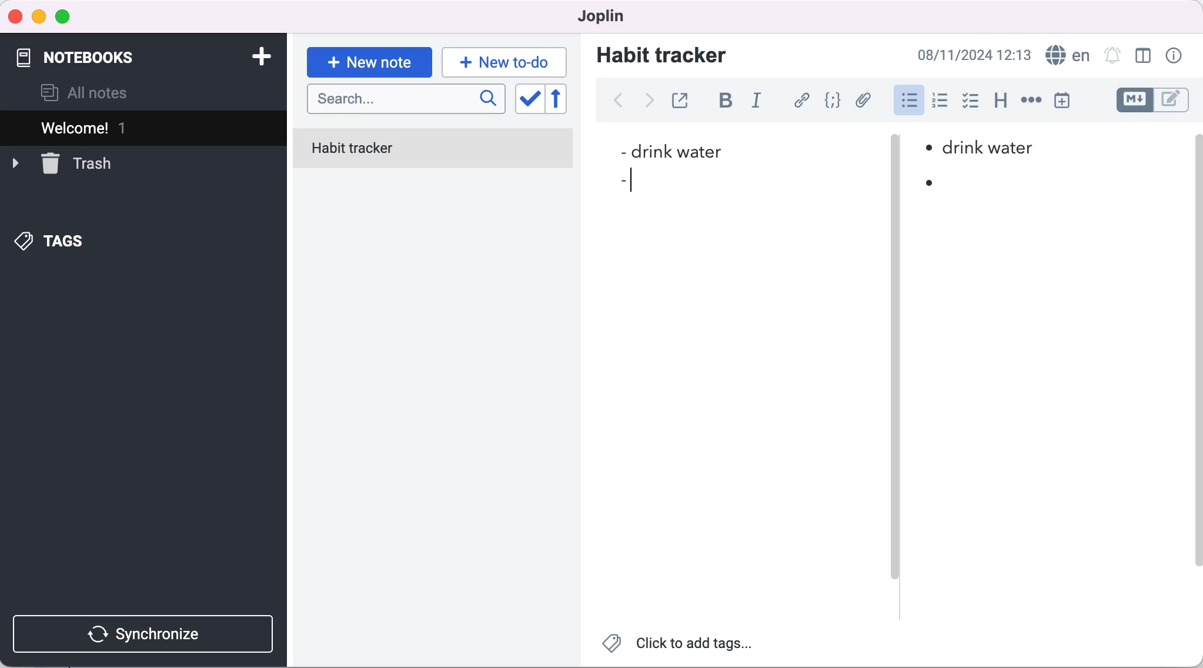 This screenshot has width=1203, height=668. Describe the element at coordinates (1112, 55) in the screenshot. I see `set alarm` at that location.